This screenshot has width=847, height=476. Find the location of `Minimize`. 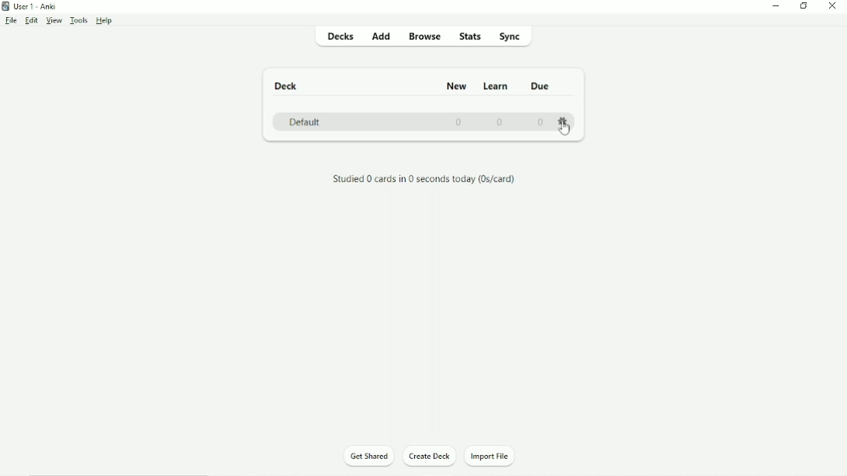

Minimize is located at coordinates (776, 8).